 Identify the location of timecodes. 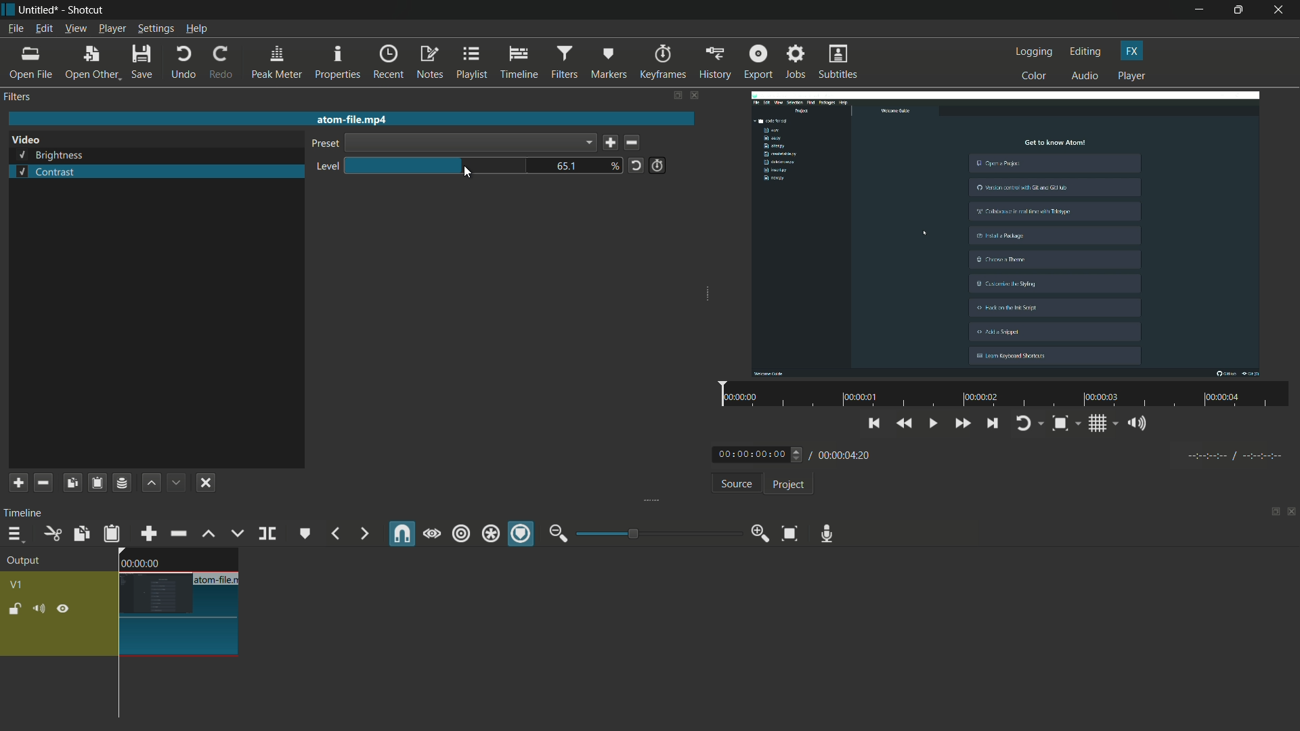
(1233, 453).